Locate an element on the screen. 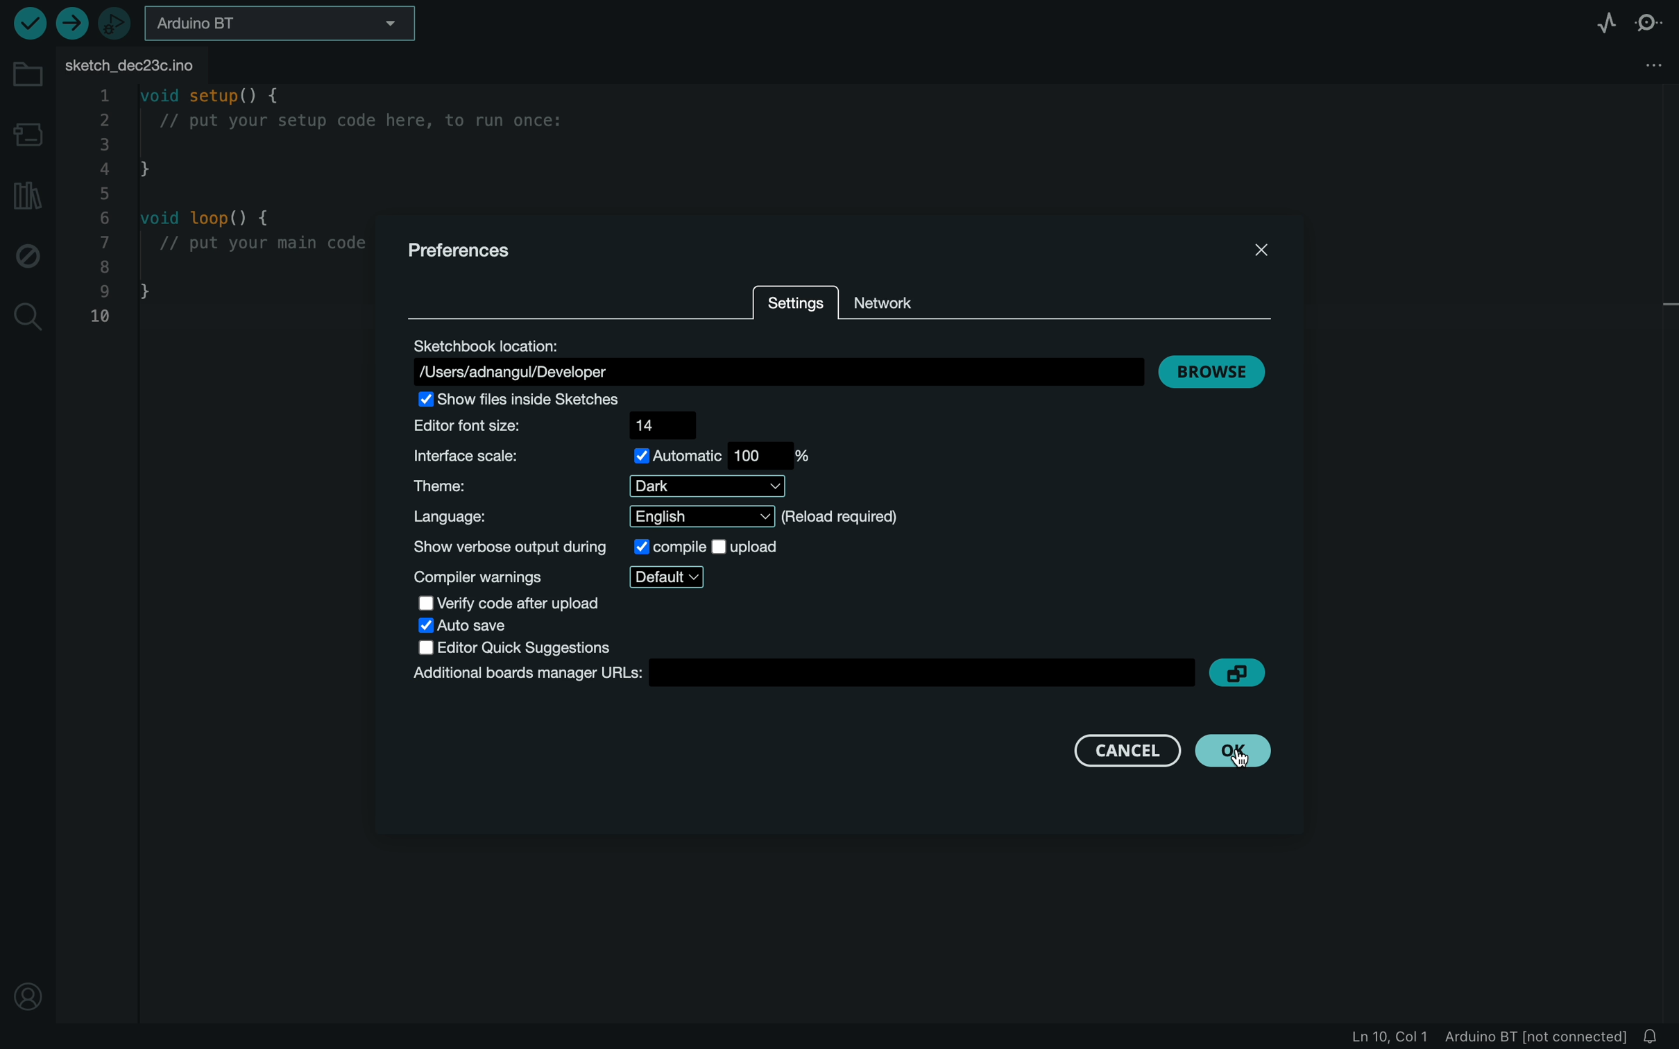 This screenshot has width=1679, height=1049. serial plotter is located at coordinates (1602, 21).